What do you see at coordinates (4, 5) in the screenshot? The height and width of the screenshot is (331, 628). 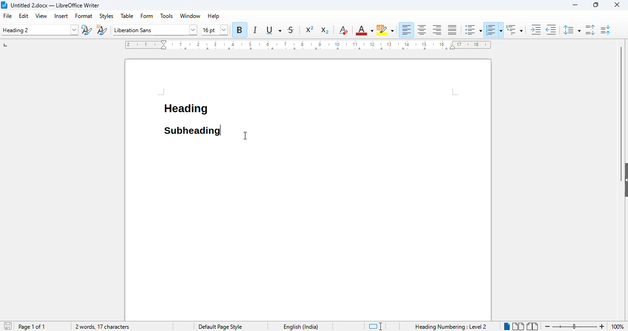 I see `logo` at bounding box center [4, 5].